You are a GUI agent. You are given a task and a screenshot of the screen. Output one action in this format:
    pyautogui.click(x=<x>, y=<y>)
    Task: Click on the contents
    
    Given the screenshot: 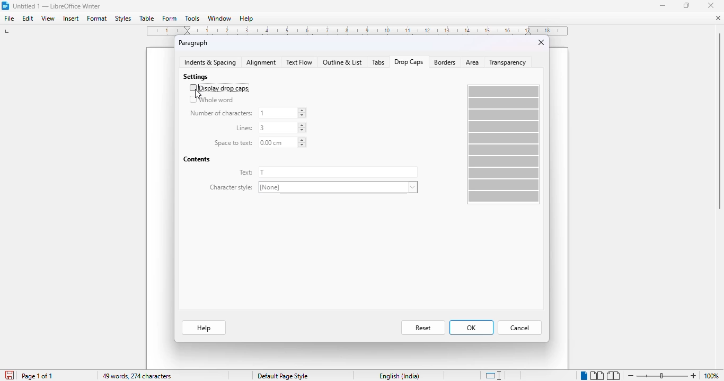 What is the action you would take?
    pyautogui.click(x=197, y=160)
    